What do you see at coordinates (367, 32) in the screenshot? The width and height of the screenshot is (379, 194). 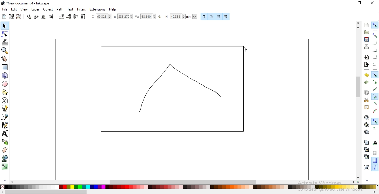 I see `open an existing document` at bounding box center [367, 32].